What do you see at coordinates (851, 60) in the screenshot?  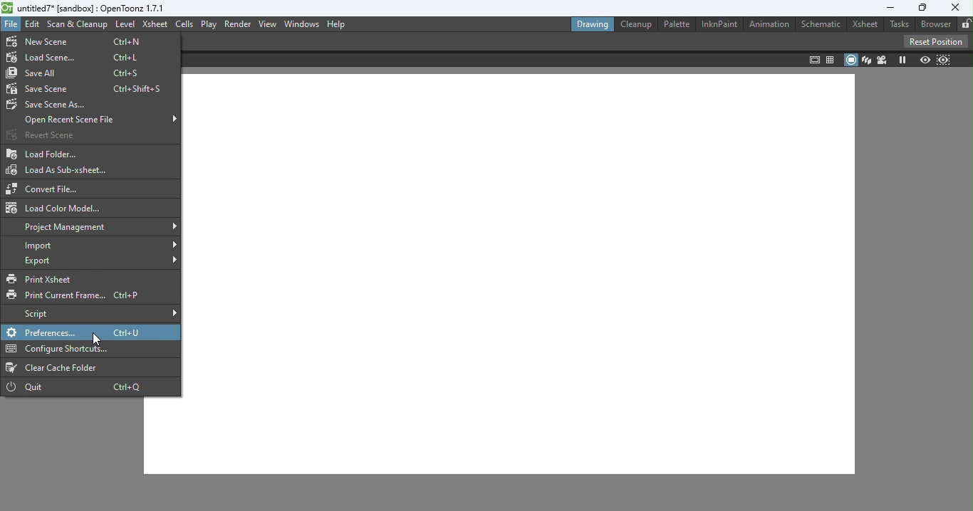 I see `Camera stand view` at bounding box center [851, 60].